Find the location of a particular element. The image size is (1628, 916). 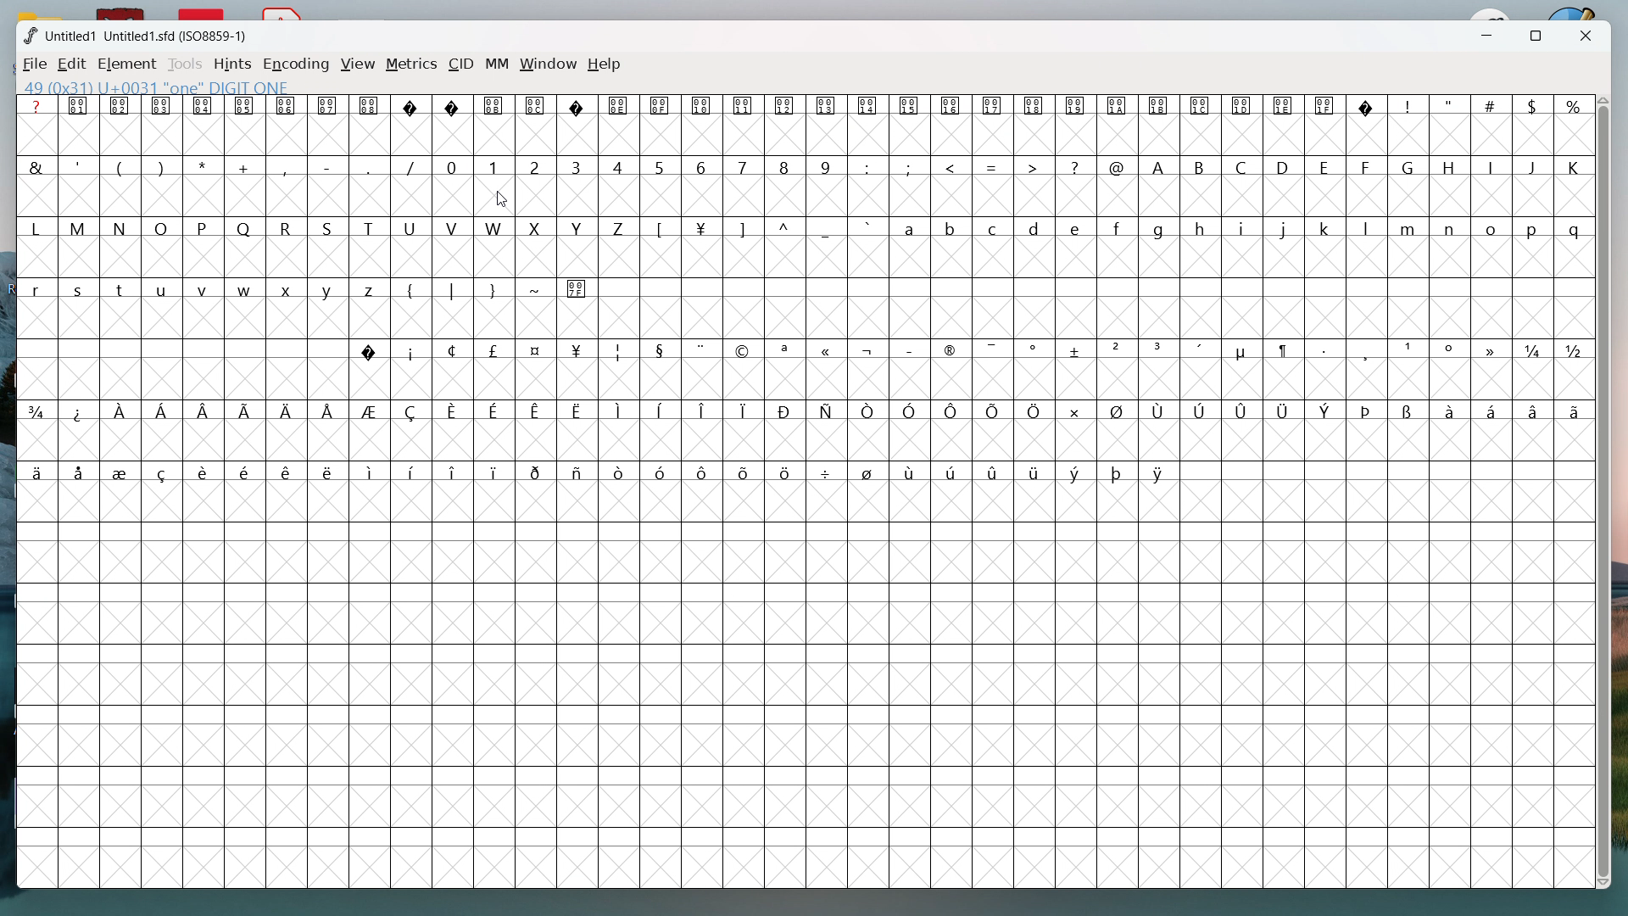

symbol is located at coordinates (1413, 350).